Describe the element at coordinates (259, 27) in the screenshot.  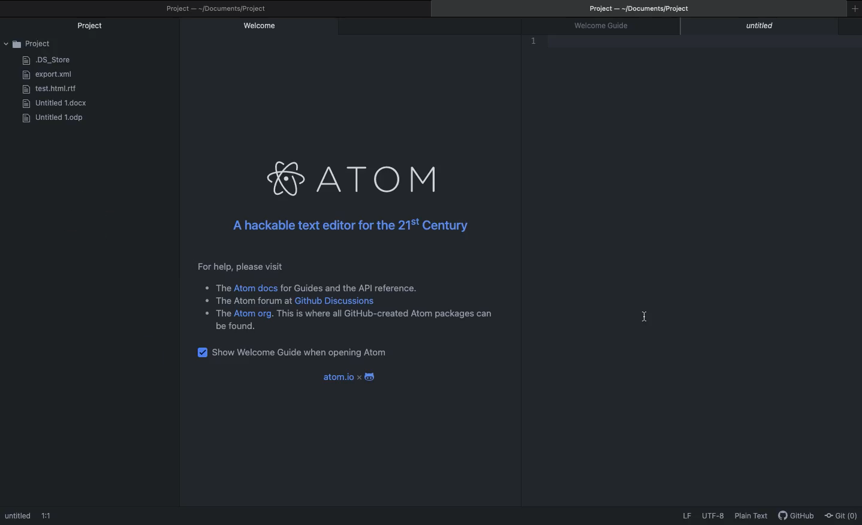
I see `Welcome` at that location.